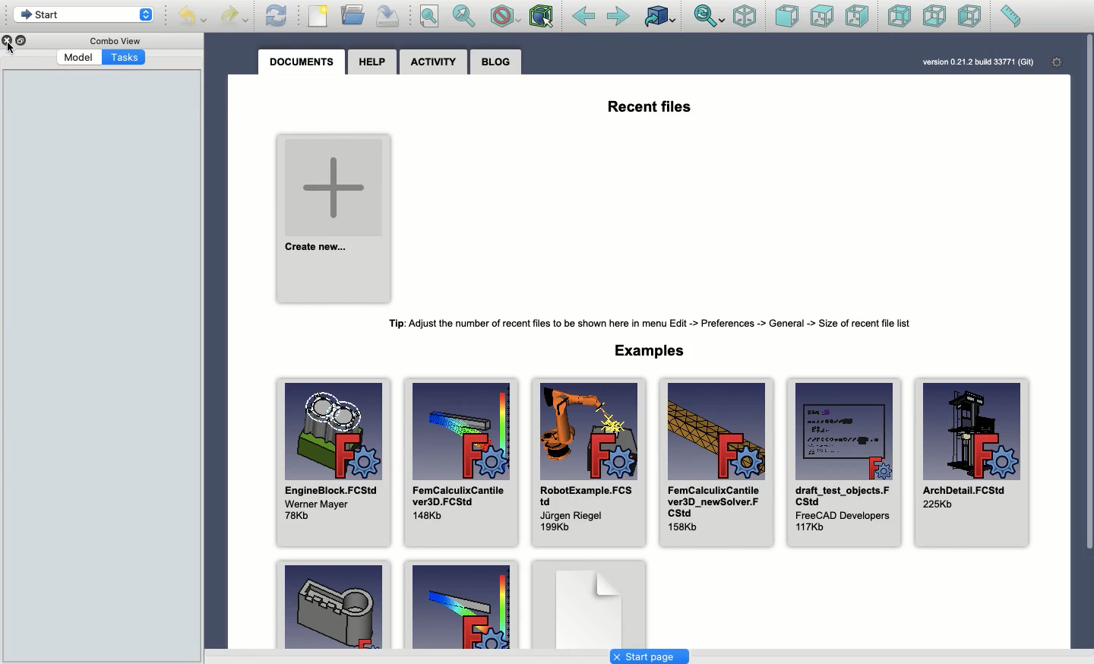  Describe the element at coordinates (648, 324) in the screenshot. I see `Tip: Adjust the number of recent files to be shown here in menu Edit-> Preferences-> General-> Size of recent file list` at that location.